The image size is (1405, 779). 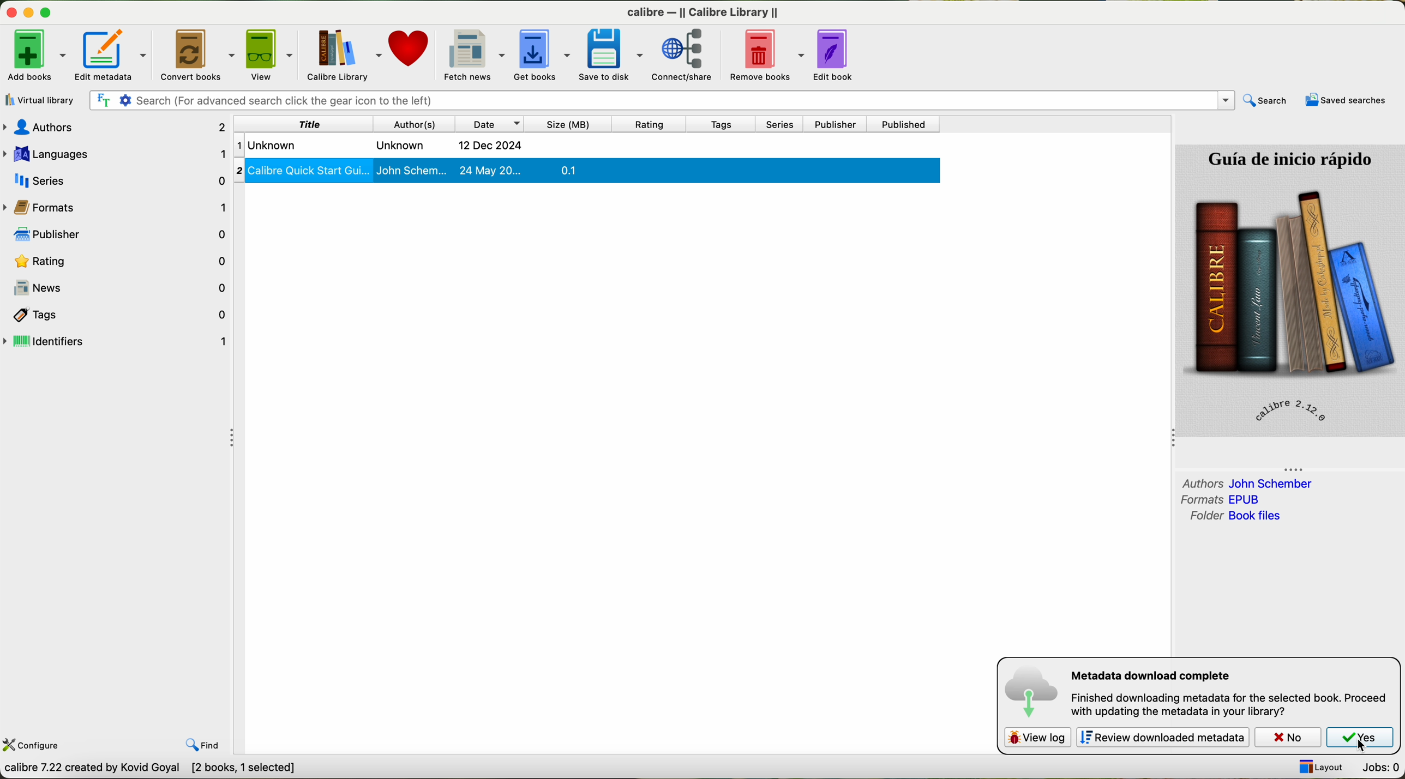 I want to click on fetch news, so click(x=474, y=53).